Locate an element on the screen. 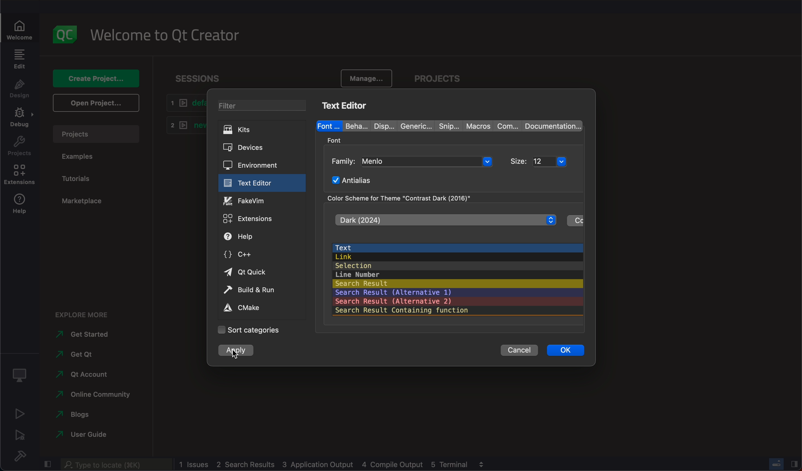 This screenshot has width=802, height=471. project is located at coordinates (20, 147).